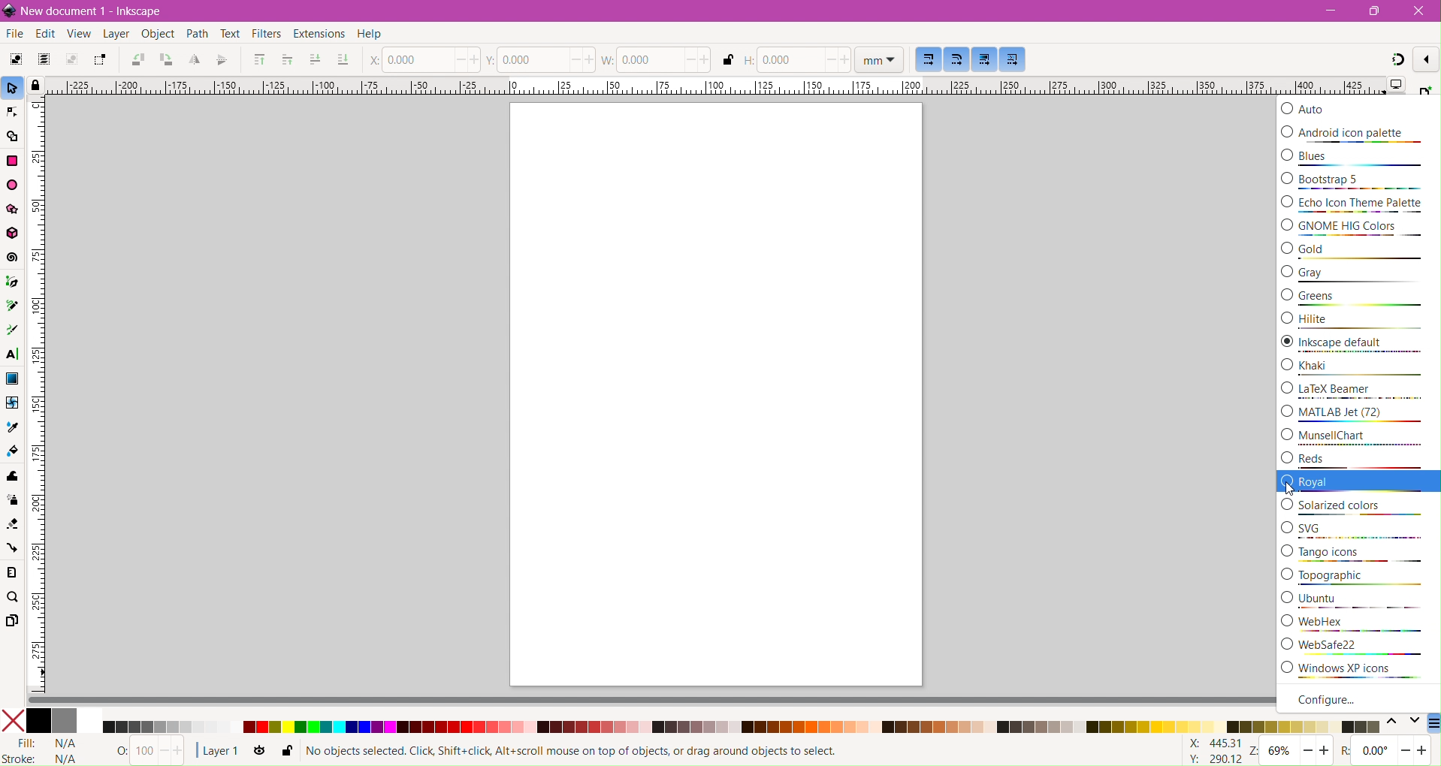 This screenshot has width=1441, height=766. I want to click on Inkscape Default, so click(1360, 345).